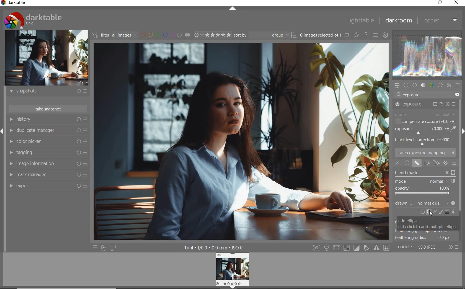  What do you see at coordinates (425, 212) in the screenshot?
I see `ADD CIRCLE OR ELLIPSE` at bounding box center [425, 212].